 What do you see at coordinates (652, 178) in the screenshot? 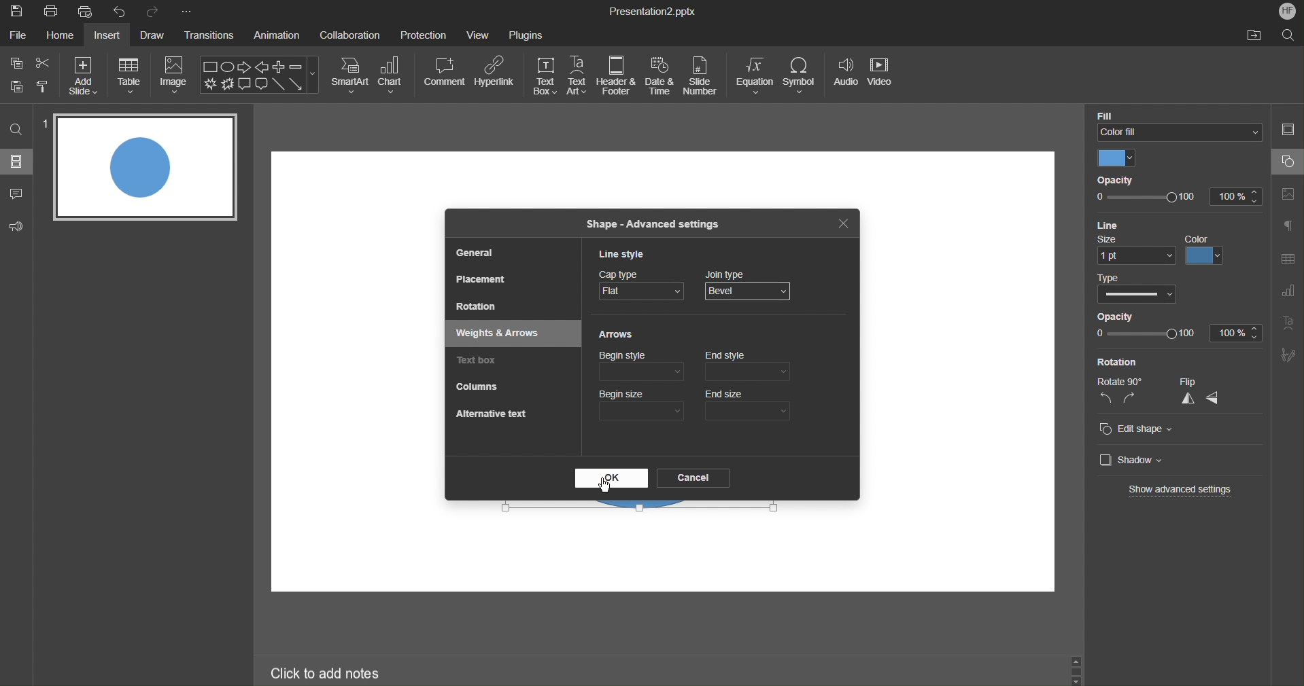
I see `workspace` at bounding box center [652, 178].